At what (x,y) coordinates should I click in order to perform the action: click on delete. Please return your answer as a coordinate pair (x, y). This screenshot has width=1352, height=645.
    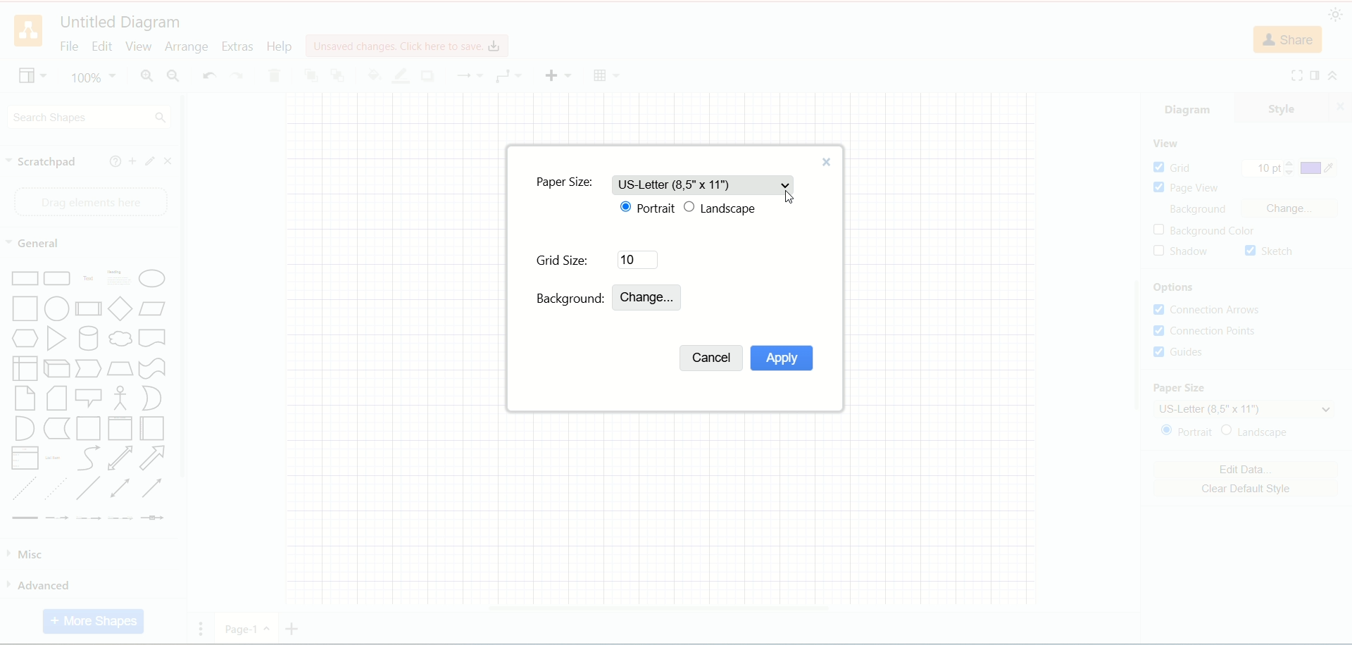
    Looking at the image, I should click on (274, 76).